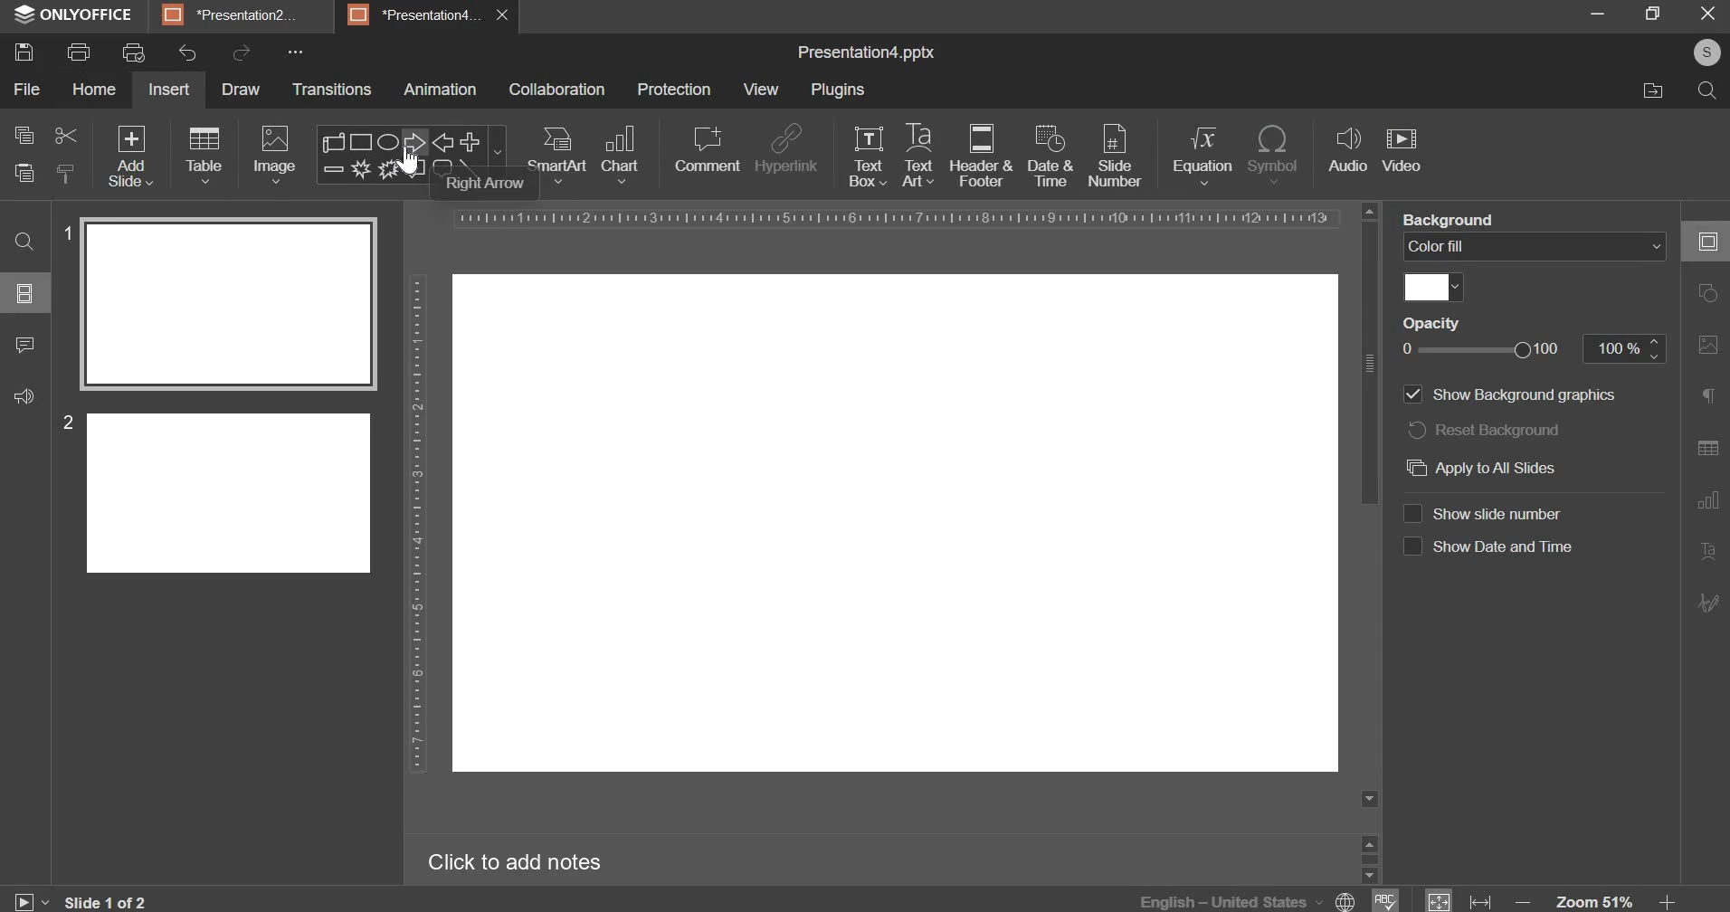  I want to click on home, so click(94, 90).